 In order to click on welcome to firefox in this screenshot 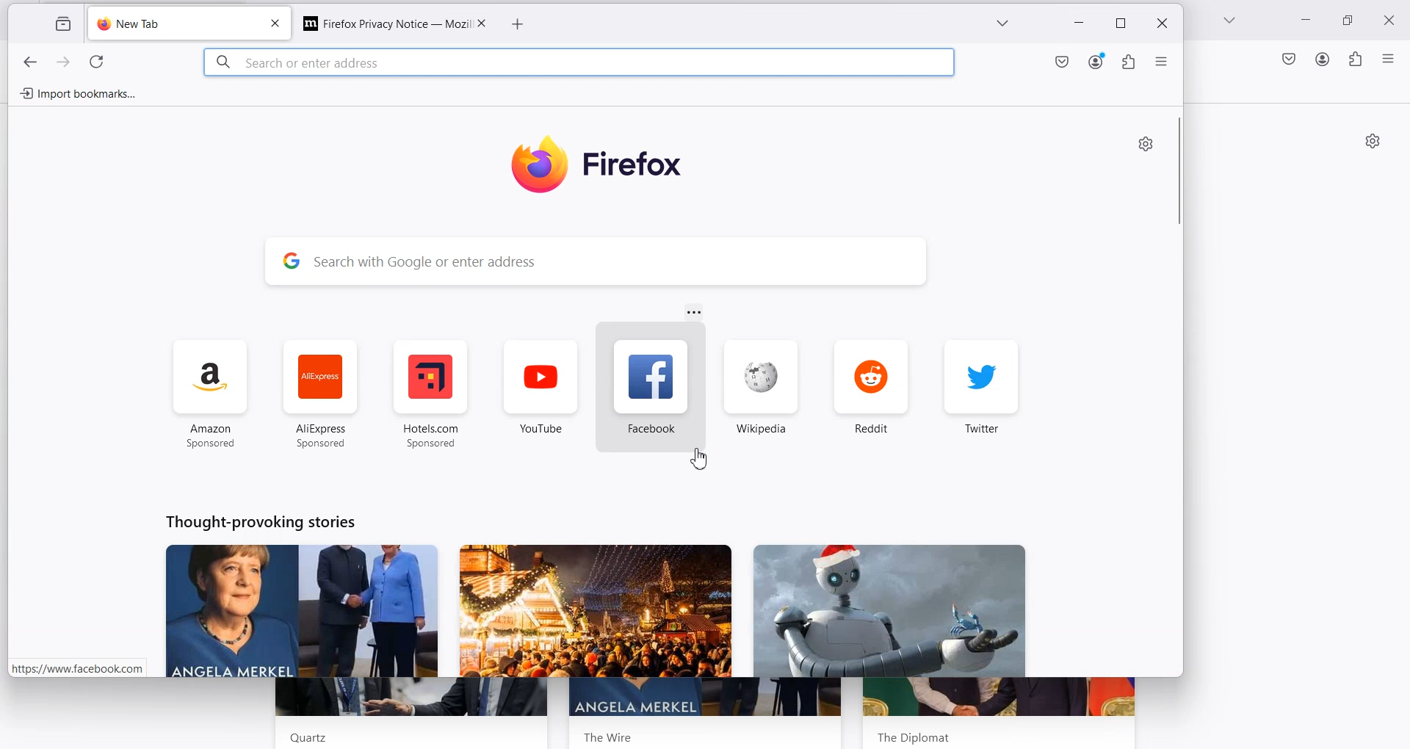, I will do `click(173, 25)`.